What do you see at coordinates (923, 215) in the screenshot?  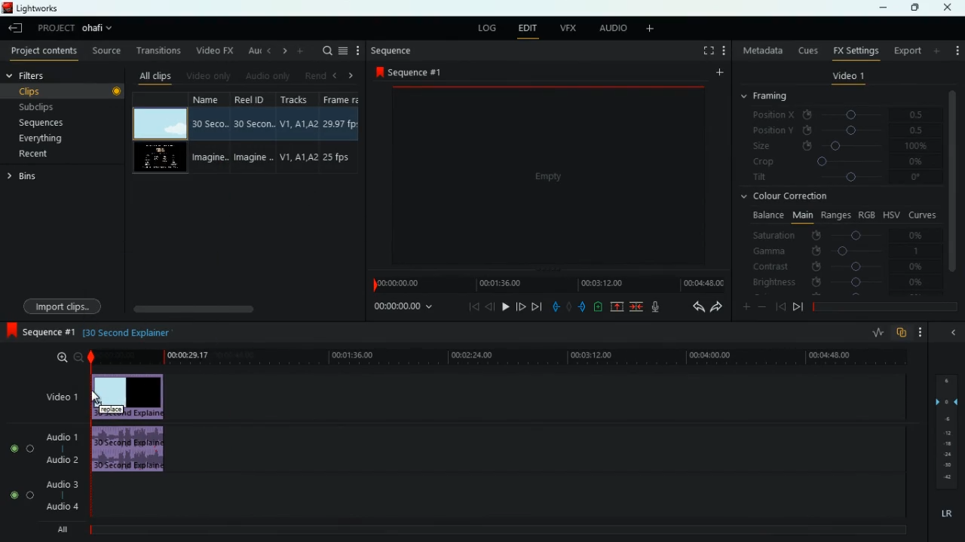 I see `curves` at bounding box center [923, 215].